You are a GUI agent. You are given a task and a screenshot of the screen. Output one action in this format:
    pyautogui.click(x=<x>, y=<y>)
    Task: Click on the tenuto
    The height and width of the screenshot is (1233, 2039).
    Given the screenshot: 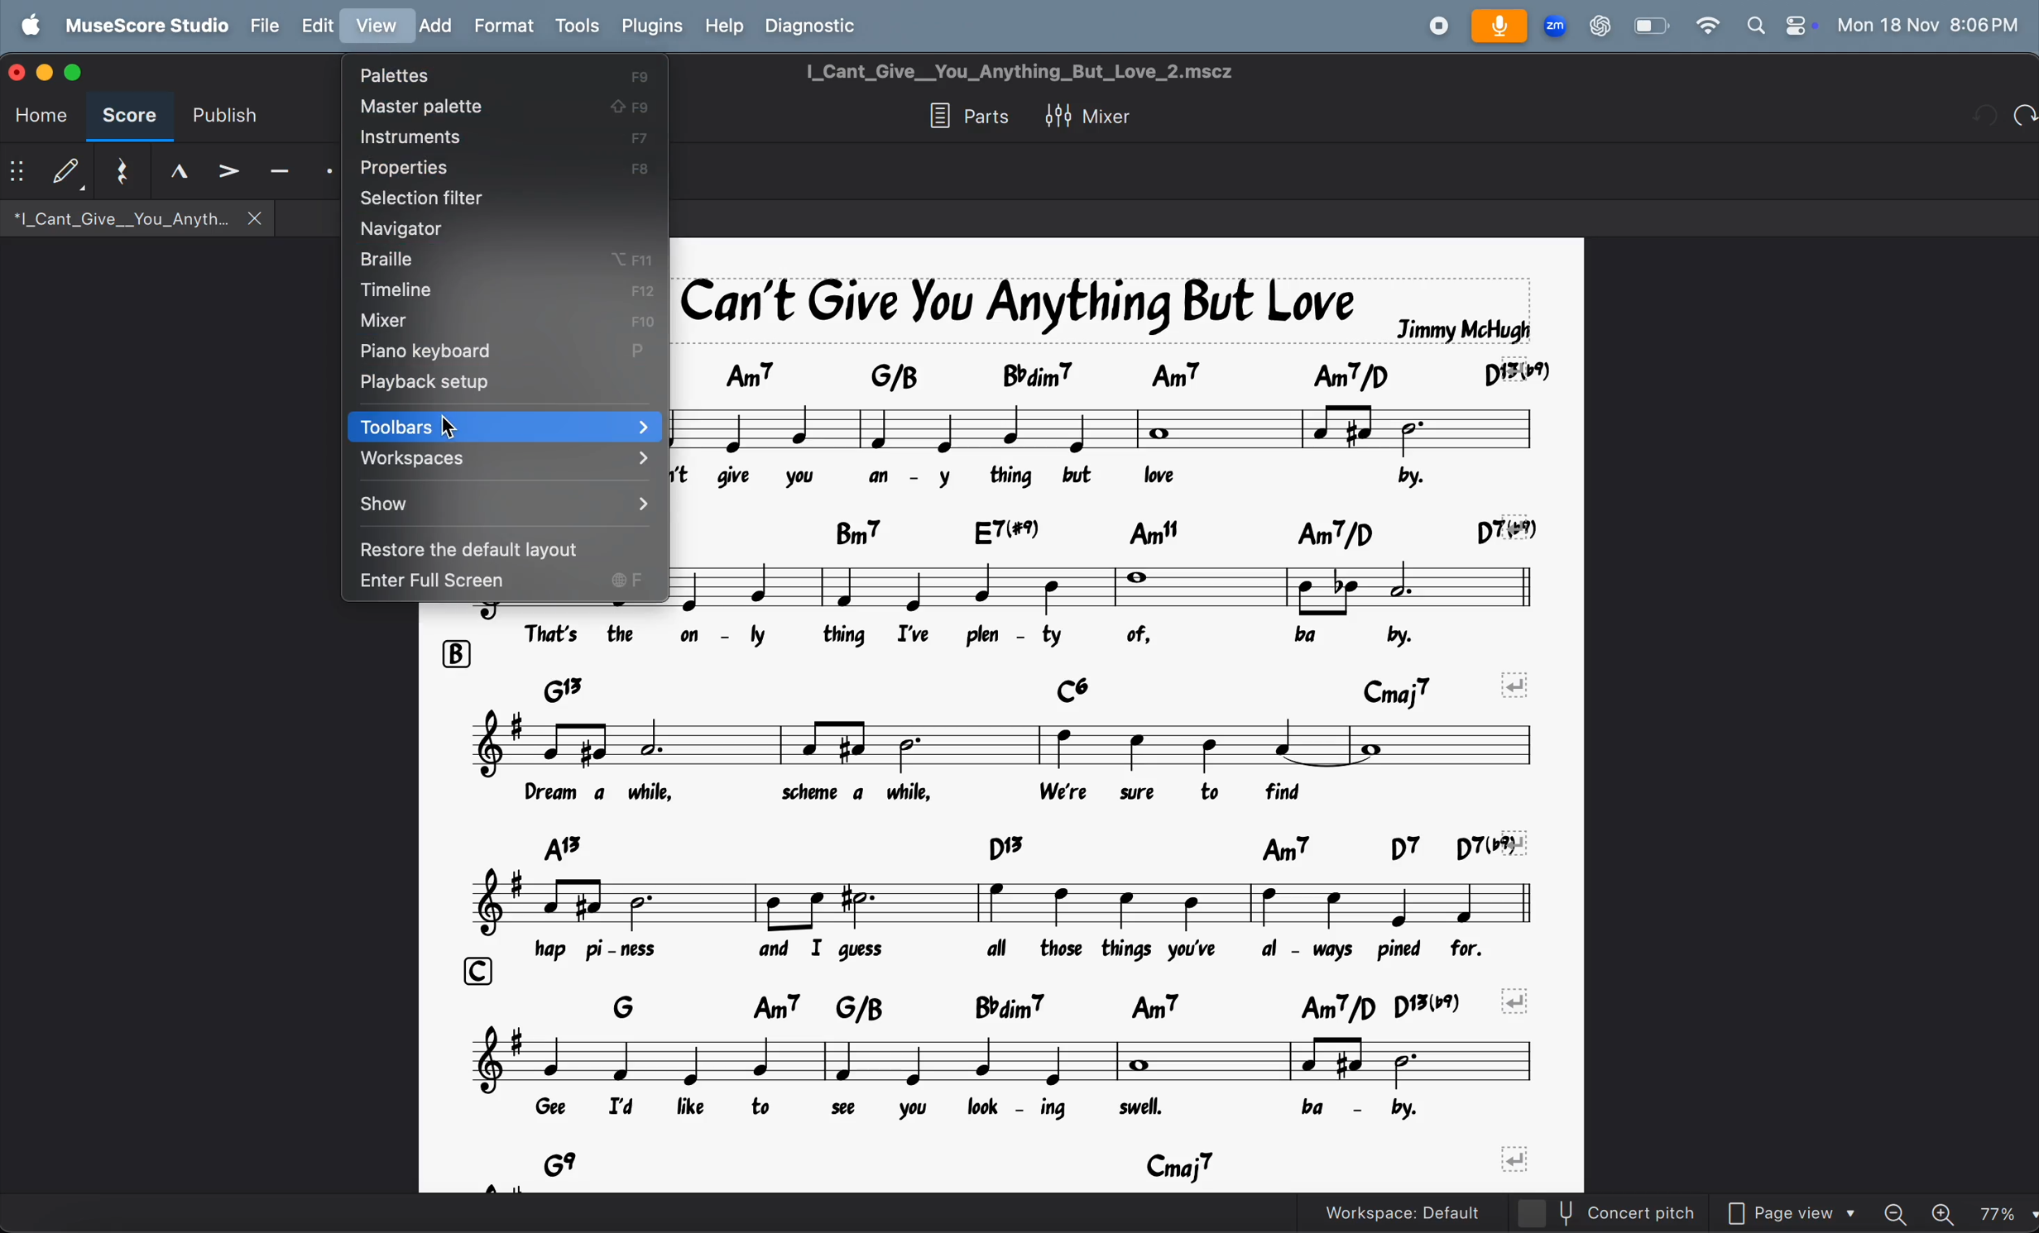 What is the action you would take?
    pyautogui.click(x=280, y=168)
    